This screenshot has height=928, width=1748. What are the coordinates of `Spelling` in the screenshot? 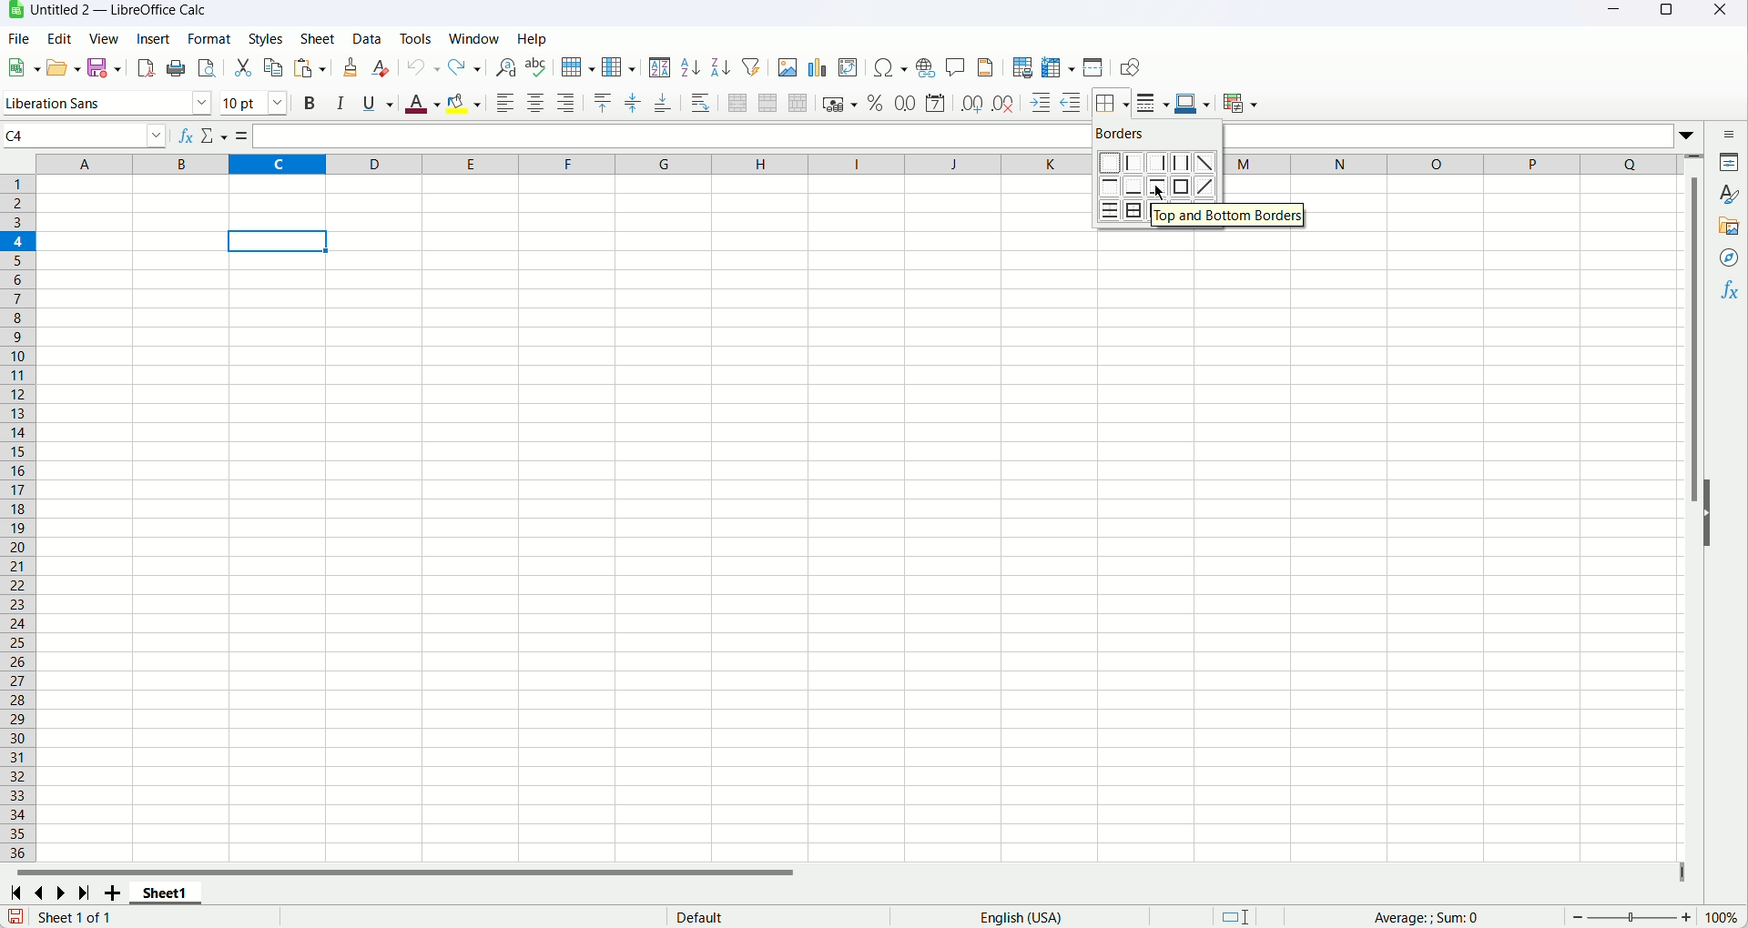 It's located at (536, 67).